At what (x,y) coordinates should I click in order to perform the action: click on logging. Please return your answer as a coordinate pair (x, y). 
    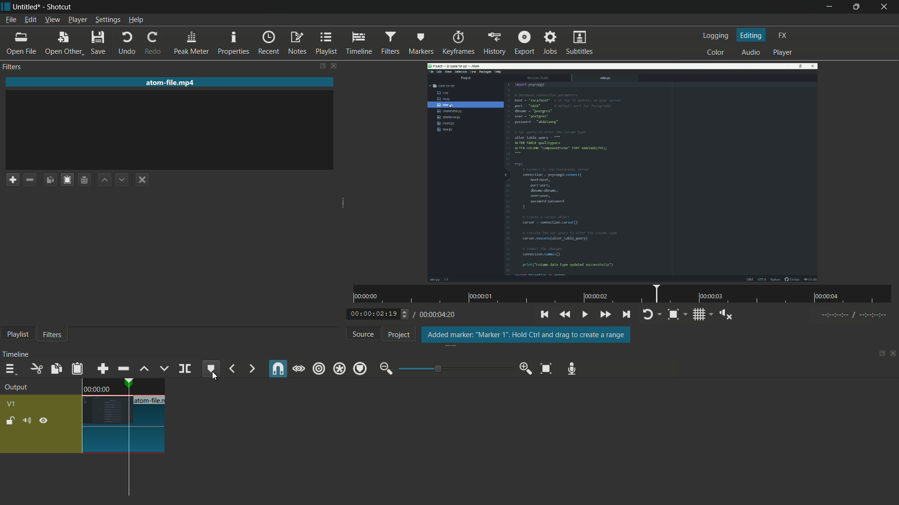
    Looking at the image, I should click on (717, 36).